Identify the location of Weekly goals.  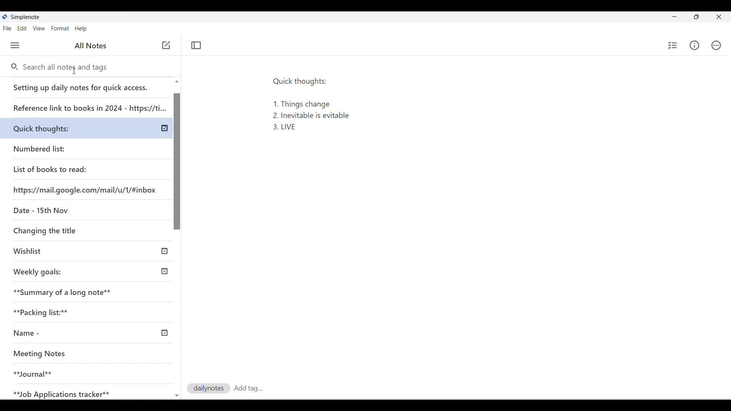
(37, 271).